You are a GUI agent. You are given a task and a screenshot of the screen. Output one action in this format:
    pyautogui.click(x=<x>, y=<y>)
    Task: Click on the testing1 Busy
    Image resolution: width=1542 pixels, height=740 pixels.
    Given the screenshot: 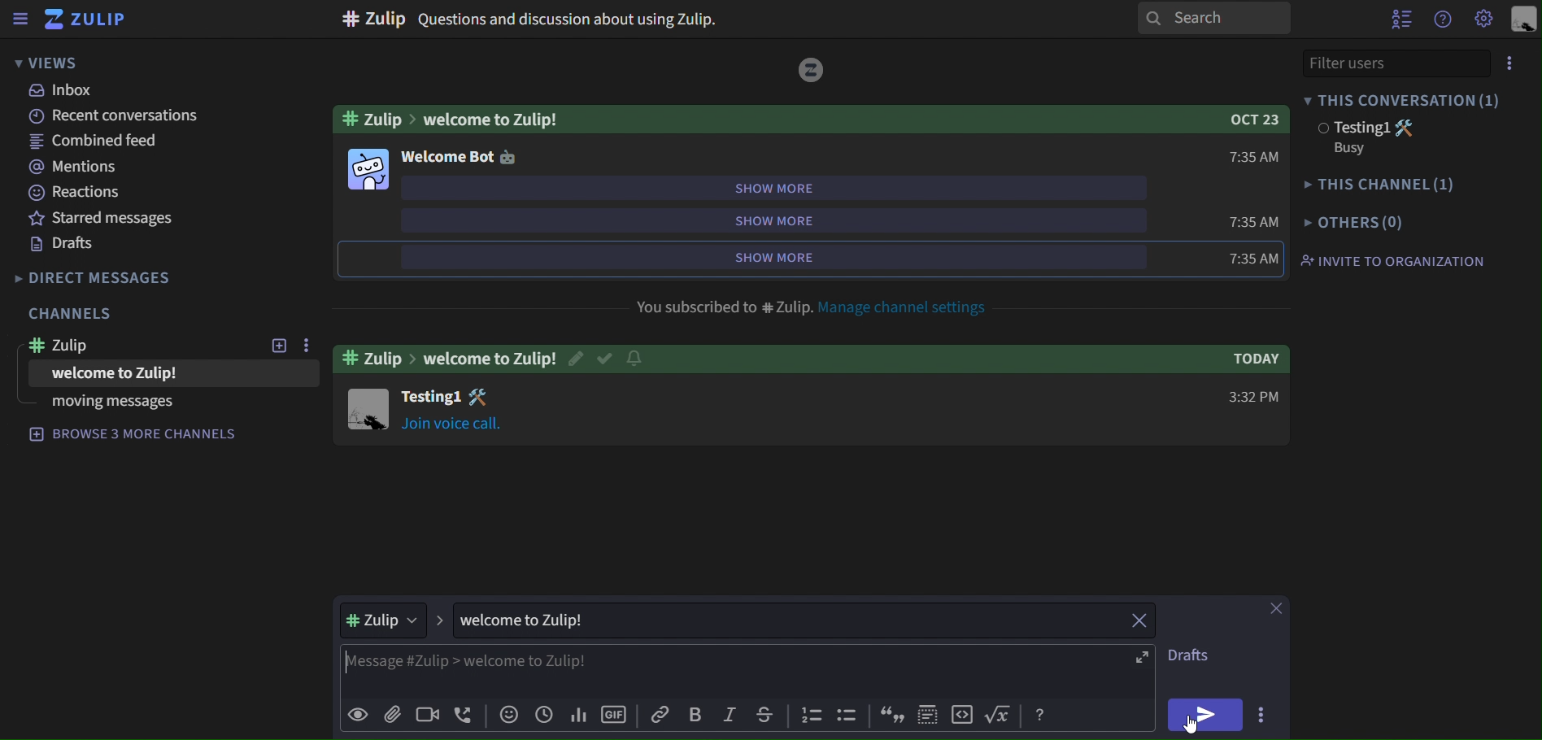 What is the action you would take?
    pyautogui.click(x=1389, y=138)
    